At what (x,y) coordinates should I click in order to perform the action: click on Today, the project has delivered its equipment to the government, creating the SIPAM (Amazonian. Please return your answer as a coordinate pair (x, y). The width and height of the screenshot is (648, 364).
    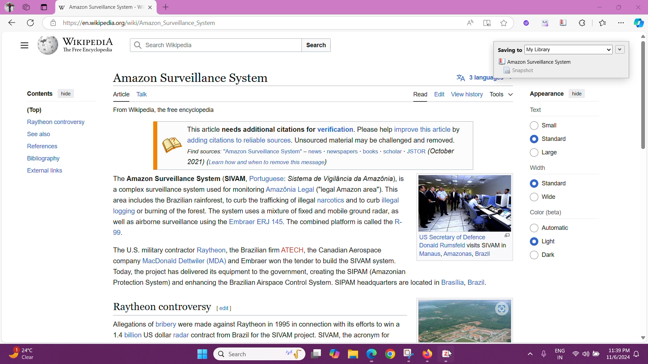
    Looking at the image, I should click on (260, 272).